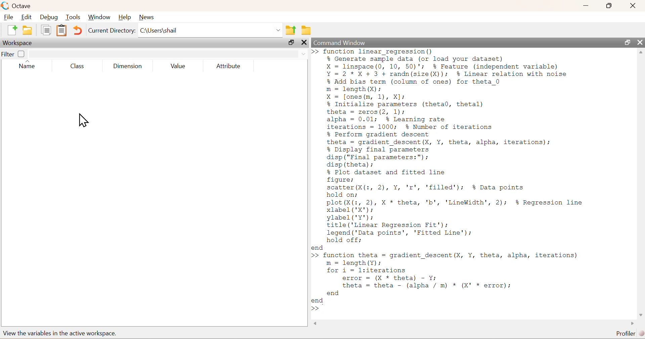  Describe the element at coordinates (210, 30) in the screenshot. I see `C:\Users|shail` at that location.